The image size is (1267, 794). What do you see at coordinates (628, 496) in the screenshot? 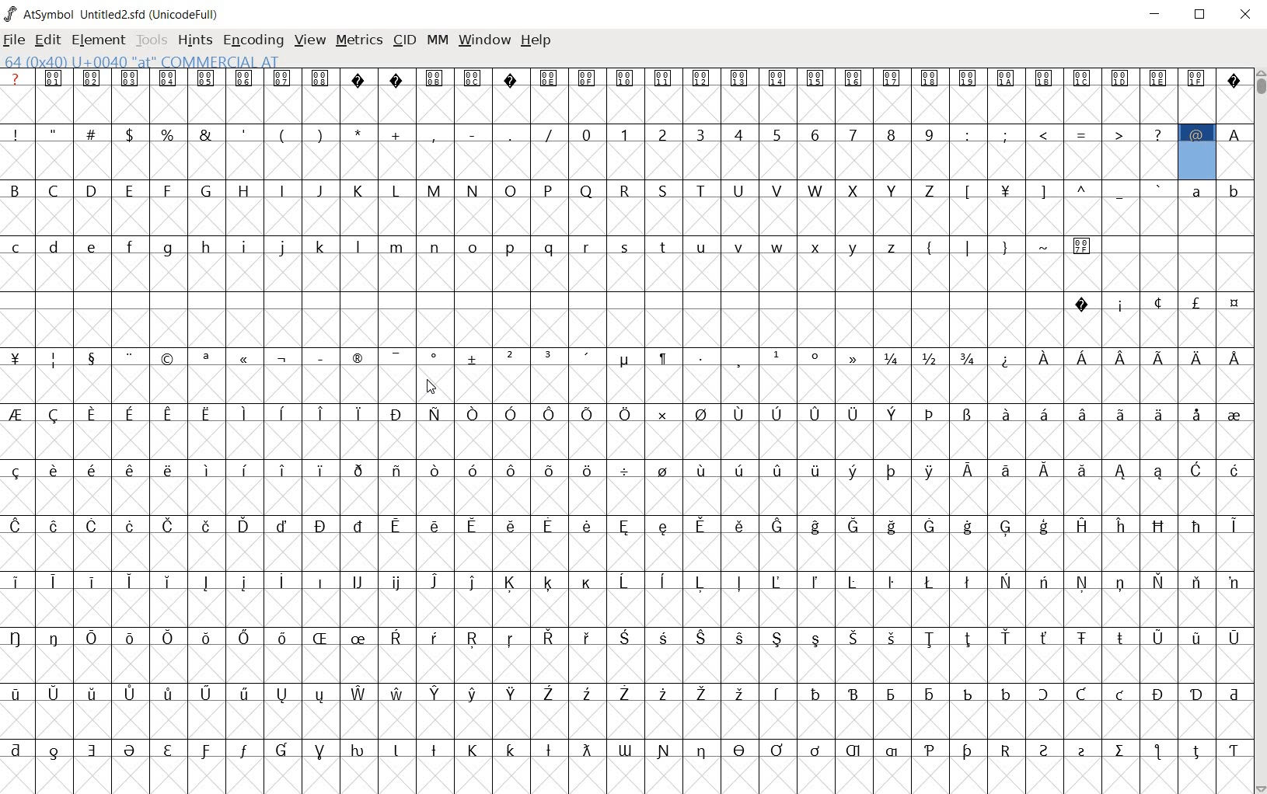
I see `empty glyph slots` at bounding box center [628, 496].